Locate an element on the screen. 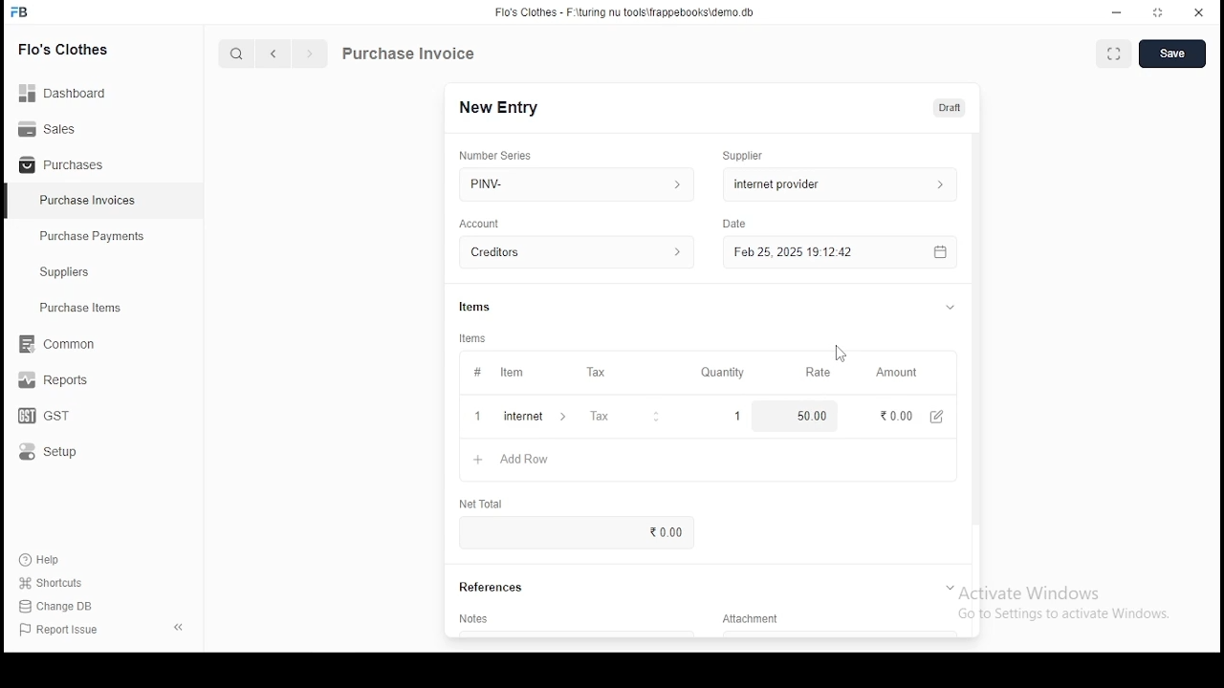 Image resolution: width=1224 pixels, height=688 pixels. add row is located at coordinates (527, 417).